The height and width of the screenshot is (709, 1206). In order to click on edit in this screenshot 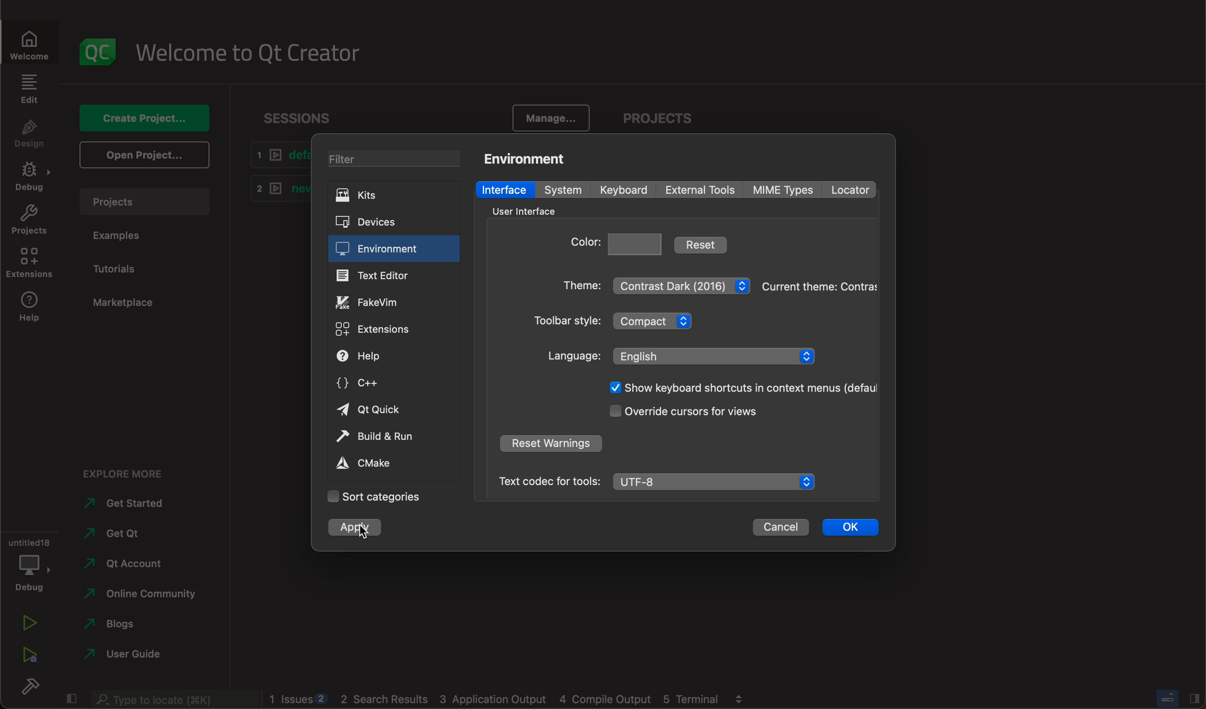, I will do `click(31, 92)`.